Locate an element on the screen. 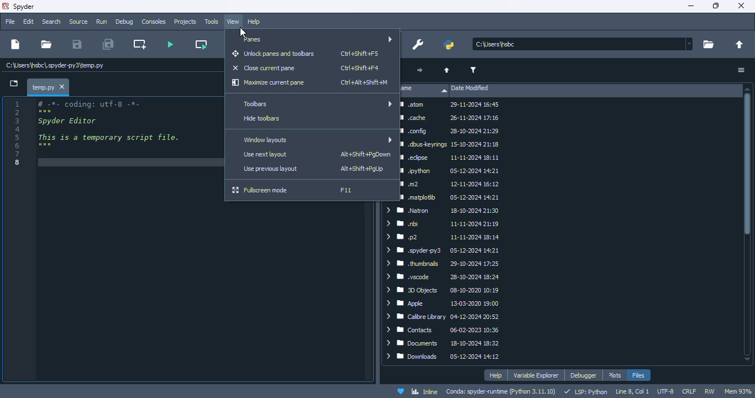 The height and width of the screenshot is (398, 755). .config is located at coordinates (453, 132).